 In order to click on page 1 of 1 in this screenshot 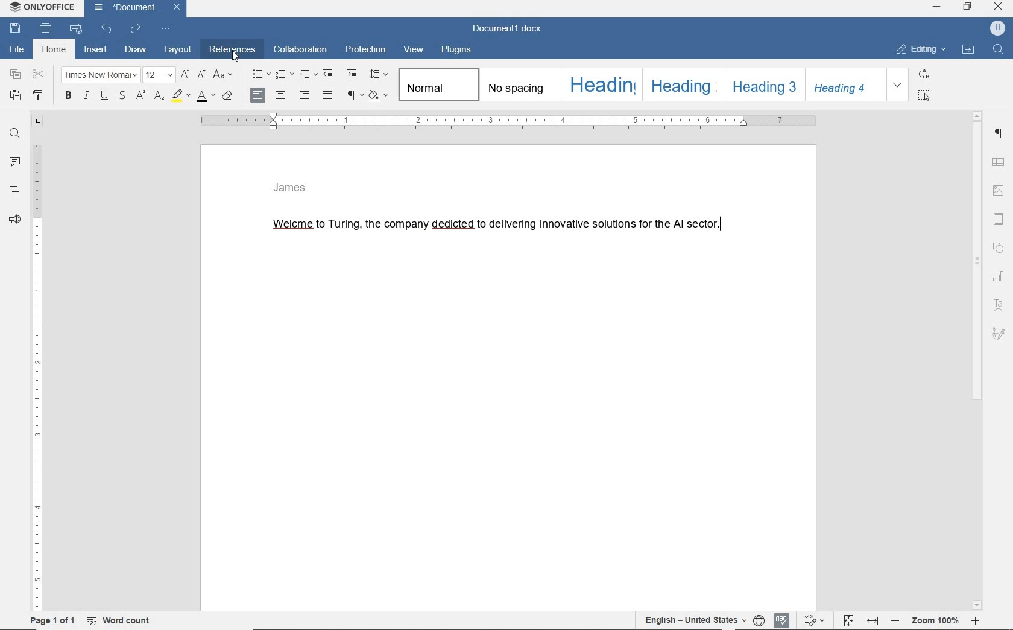, I will do `click(52, 621)`.